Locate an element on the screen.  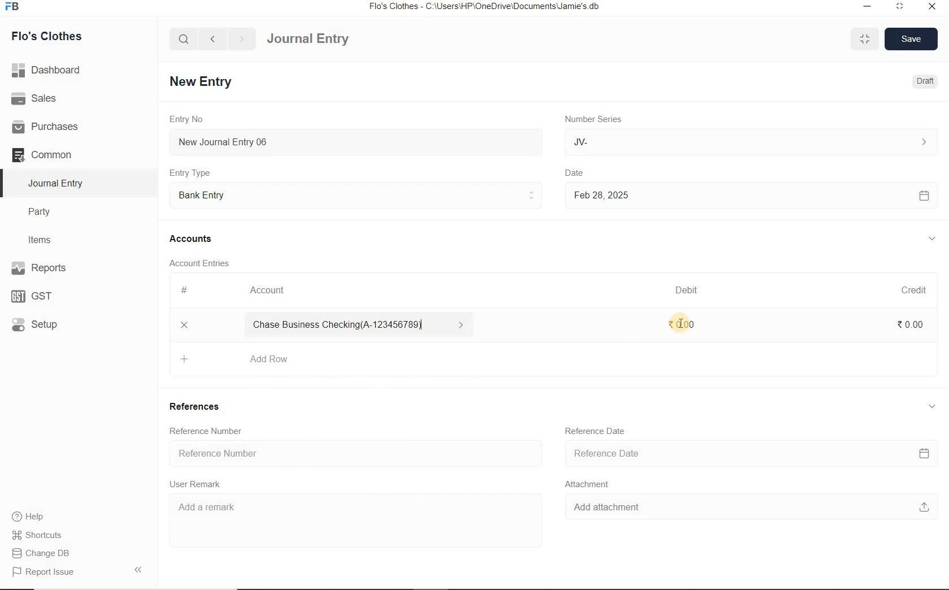
delete is located at coordinates (185, 326).